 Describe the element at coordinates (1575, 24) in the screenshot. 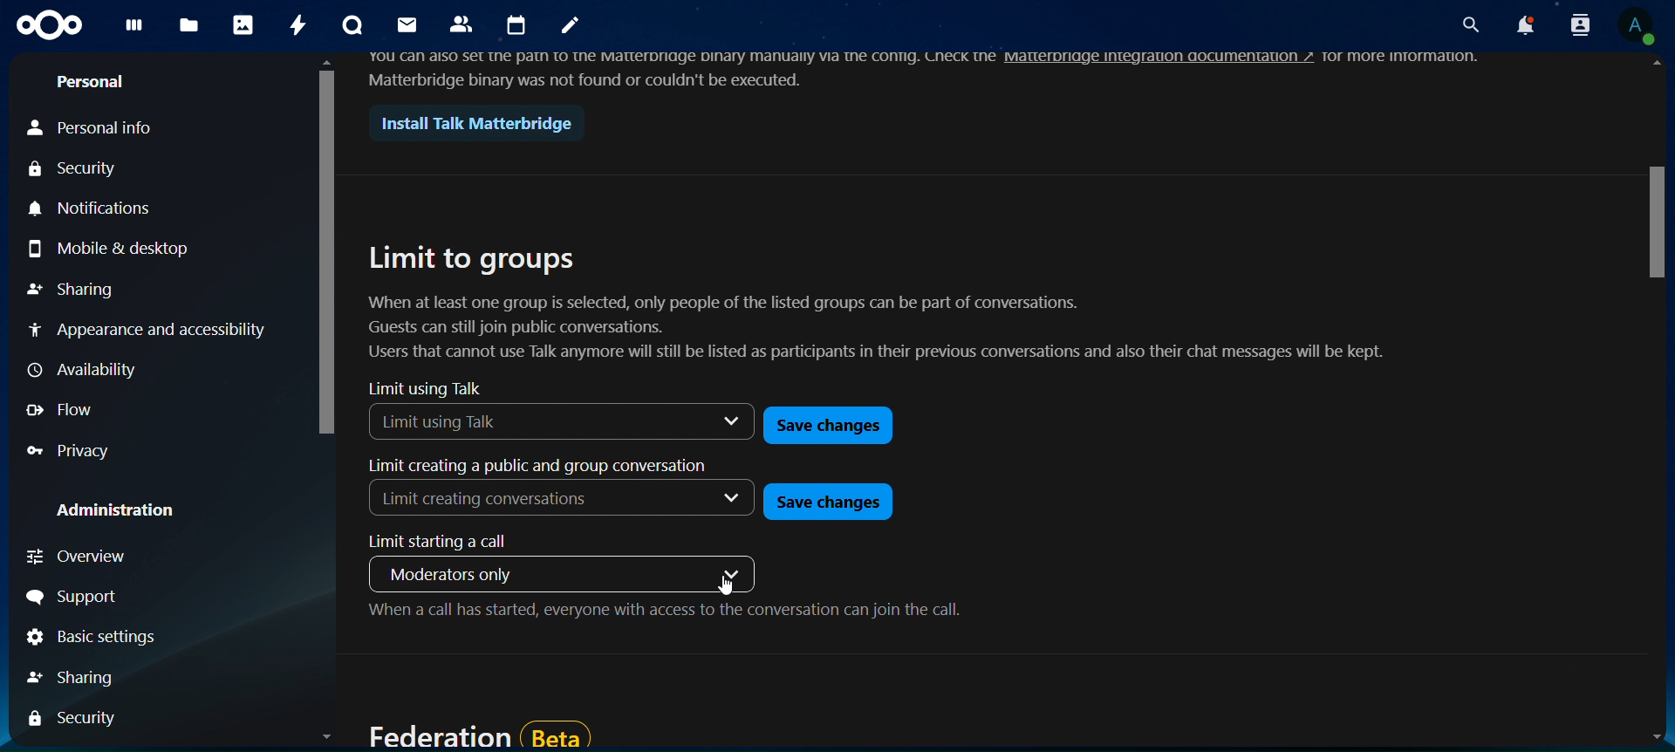

I see `search contacts` at that location.